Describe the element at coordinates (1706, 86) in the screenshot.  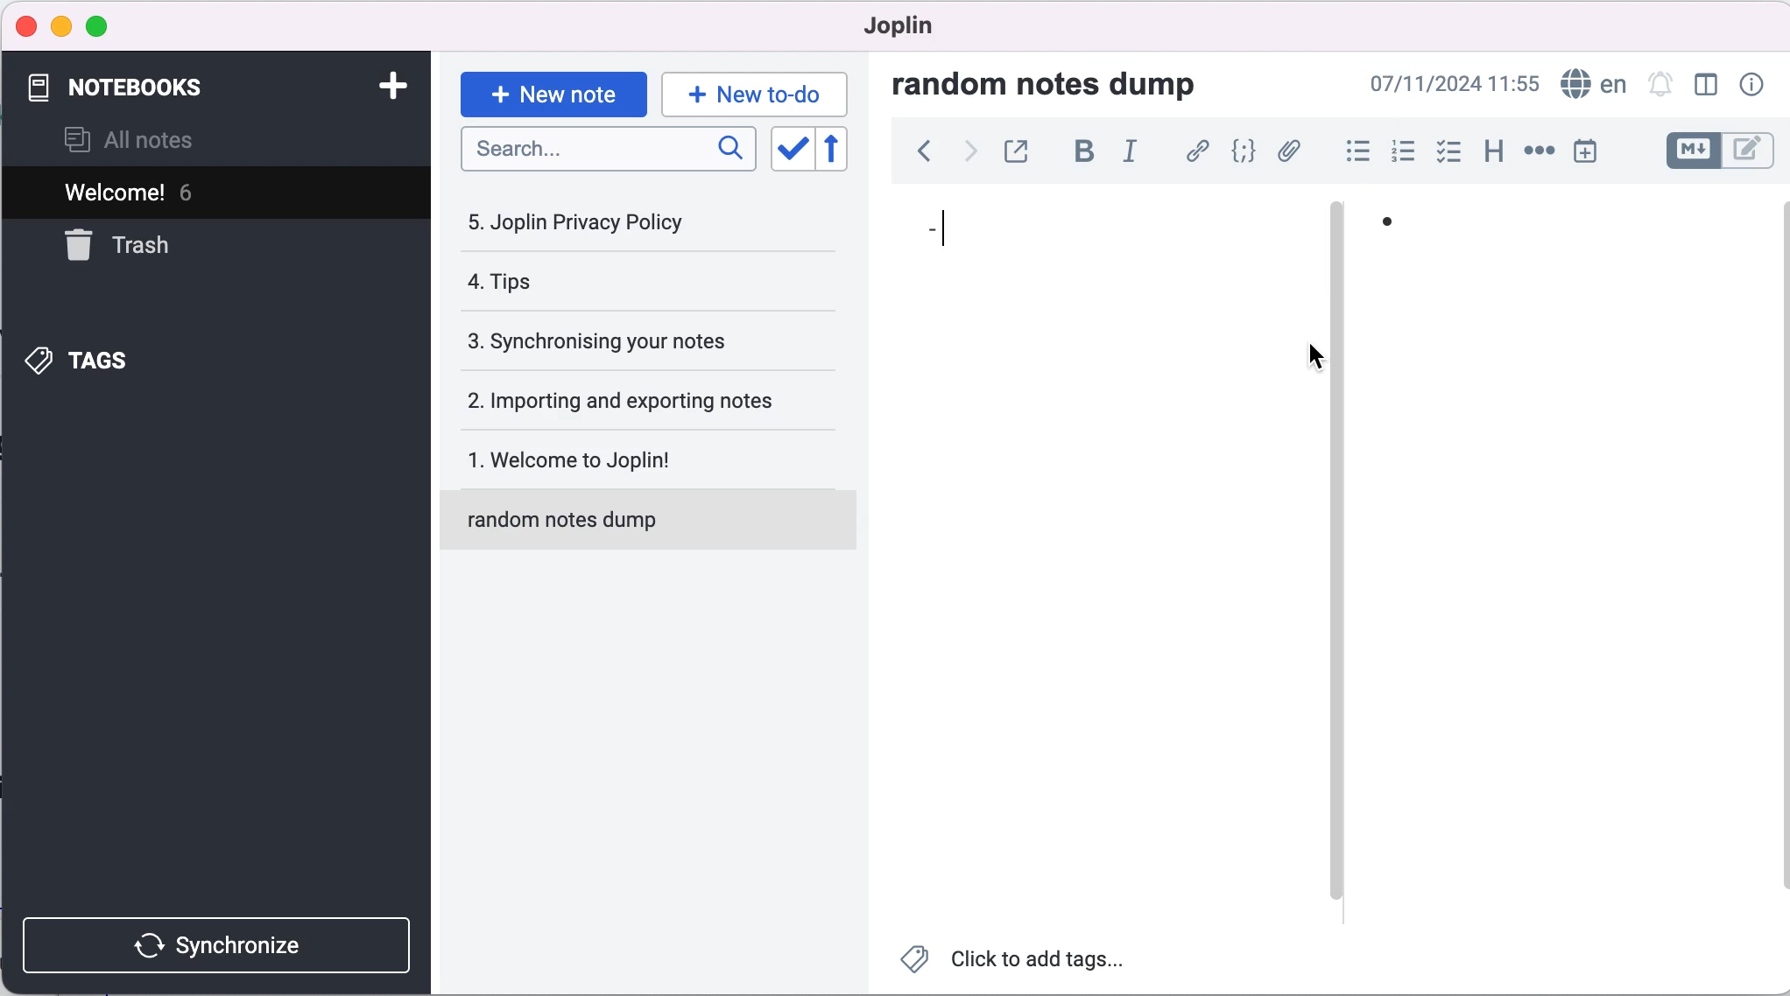
I see `toggle editor layout` at that location.